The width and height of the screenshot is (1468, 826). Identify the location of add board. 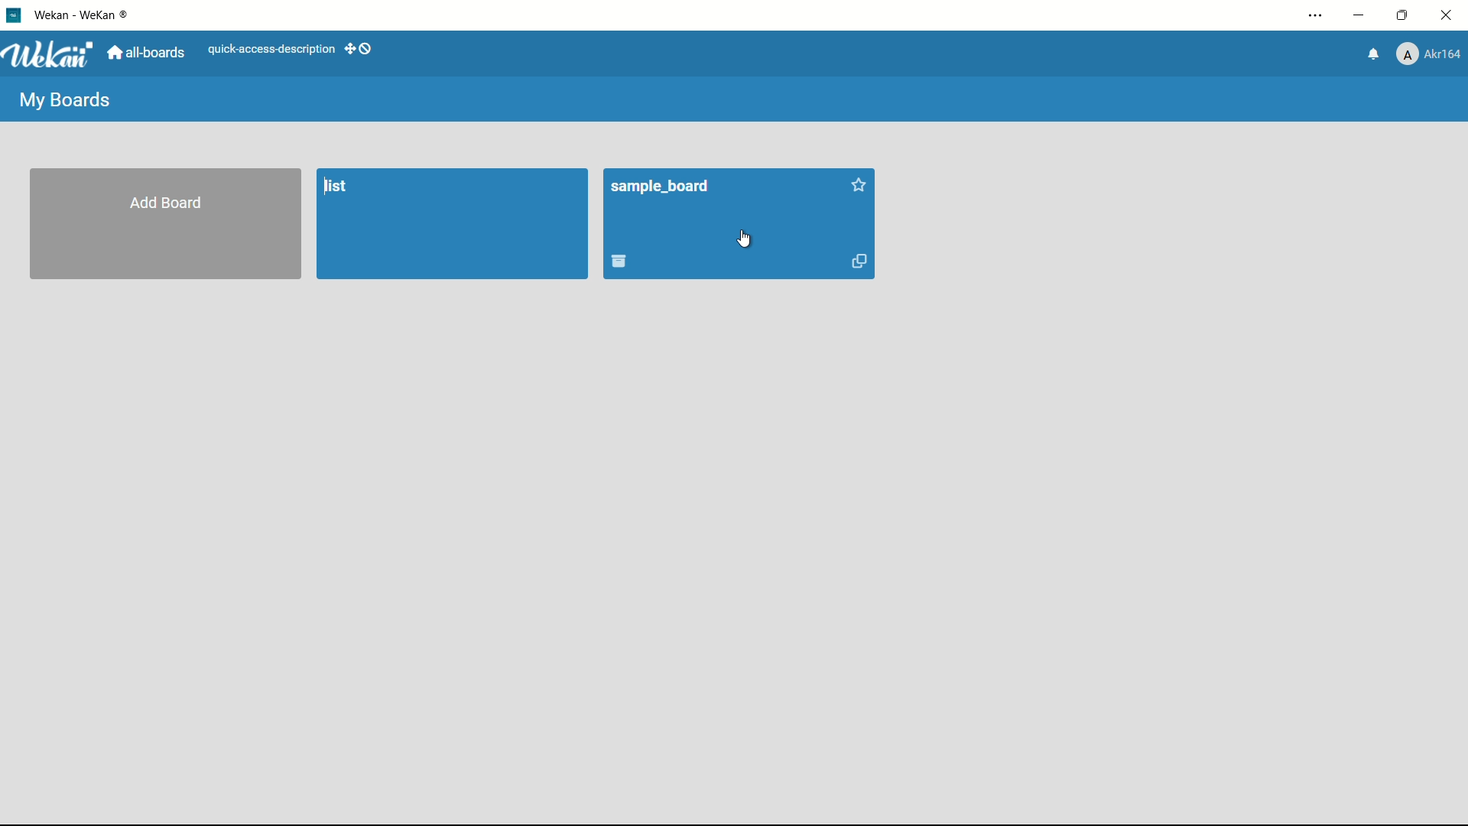
(166, 202).